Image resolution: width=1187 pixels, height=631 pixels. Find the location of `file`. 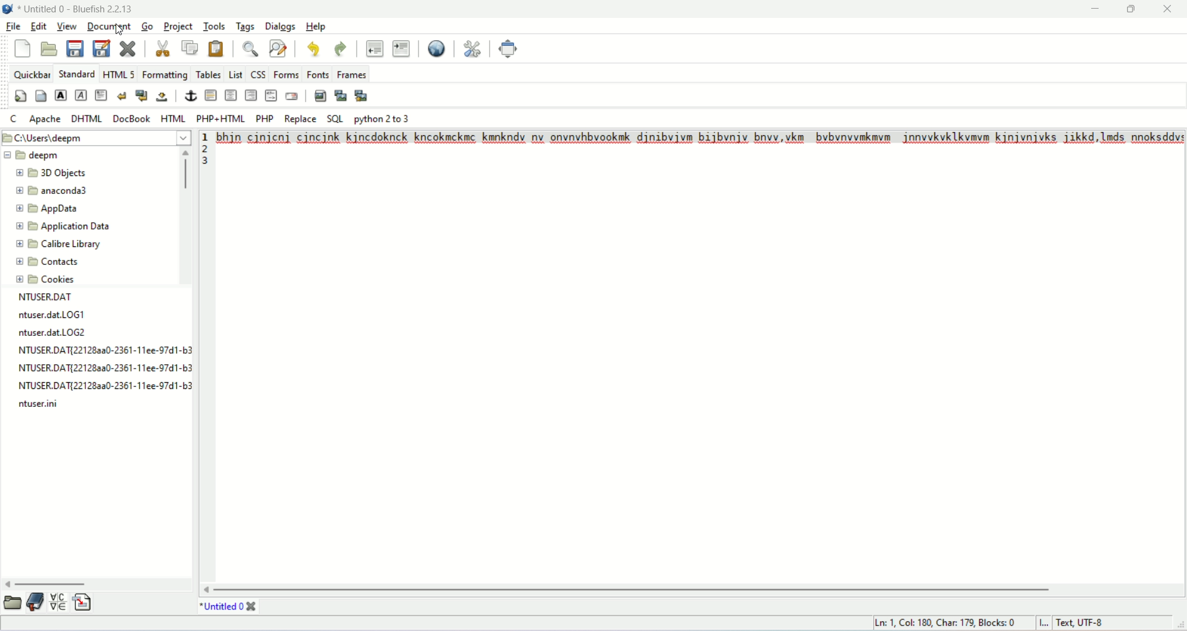

file is located at coordinates (15, 27).